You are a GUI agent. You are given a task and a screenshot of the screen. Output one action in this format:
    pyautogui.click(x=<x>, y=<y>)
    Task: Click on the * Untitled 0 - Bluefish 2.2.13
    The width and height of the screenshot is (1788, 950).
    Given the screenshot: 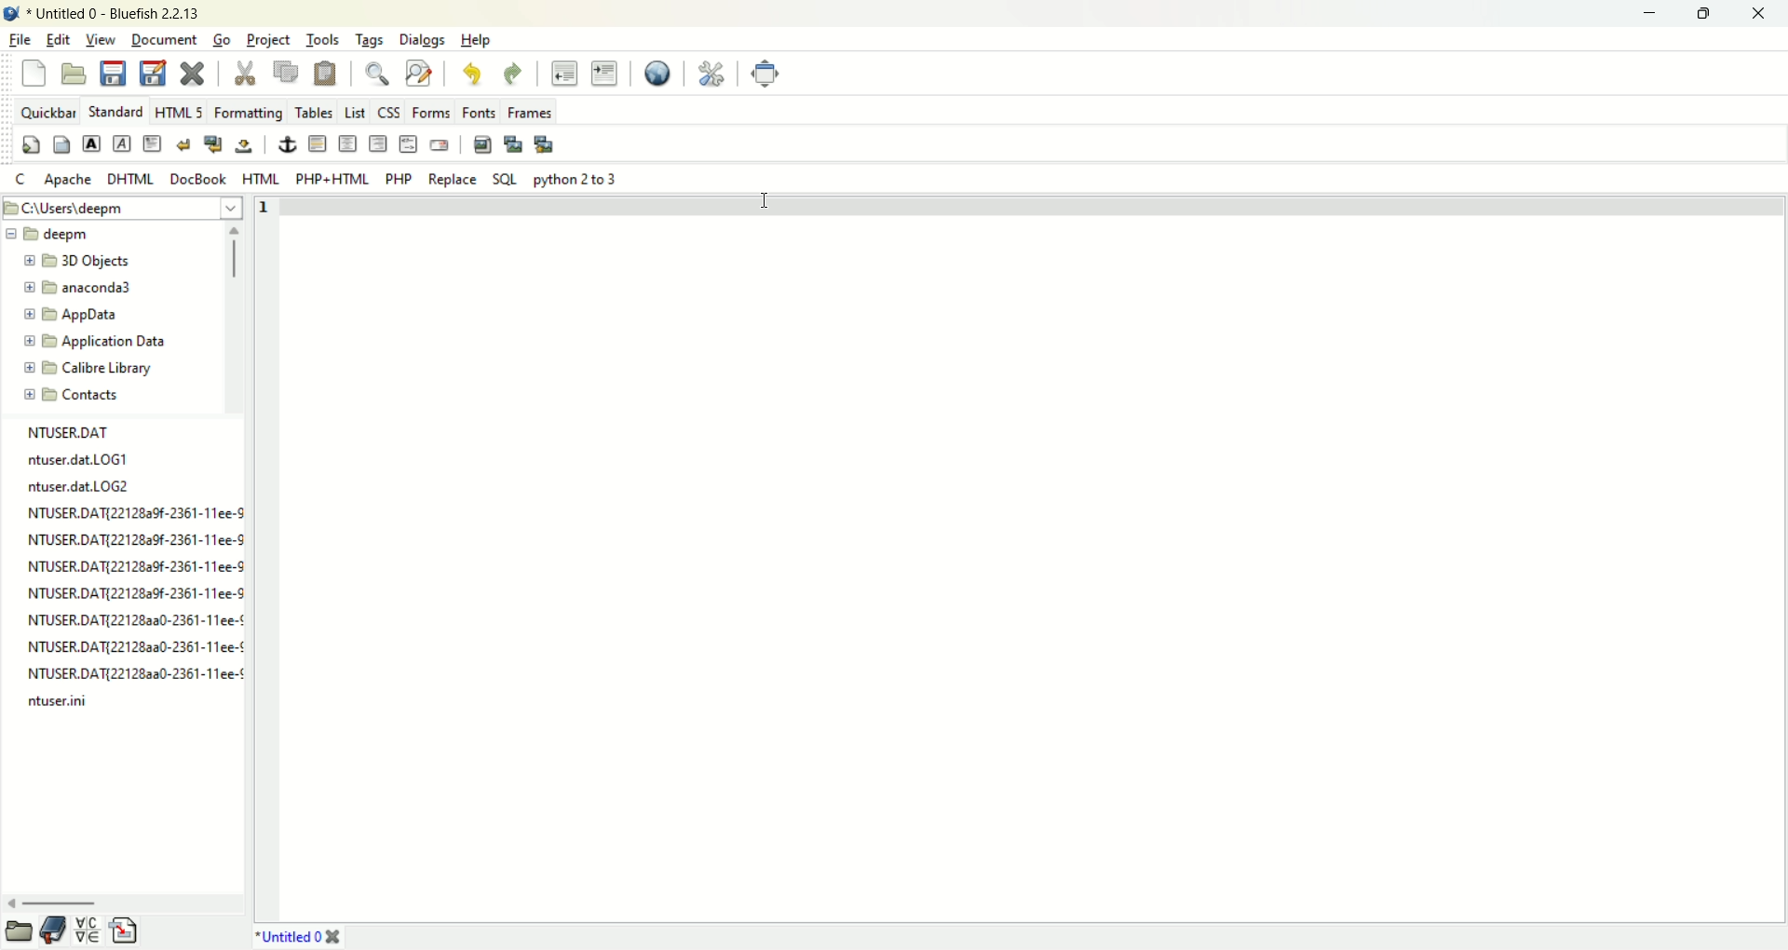 What is the action you would take?
    pyautogui.click(x=113, y=14)
    